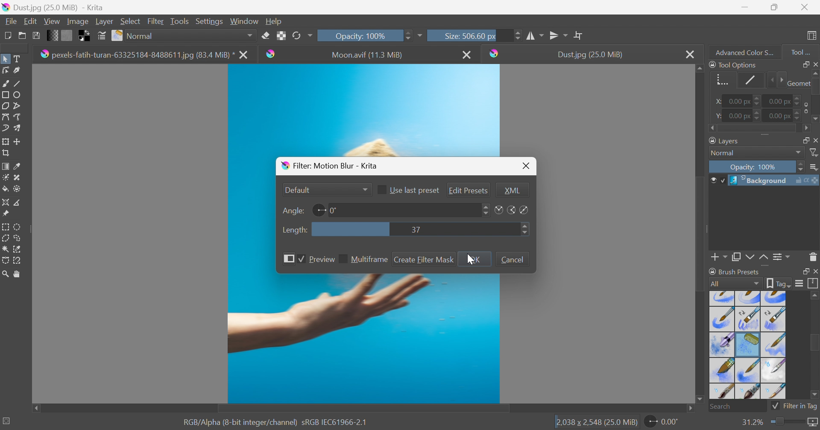 This screenshot has height=430, width=820. Describe the element at coordinates (804, 64) in the screenshot. I see `Float Docker` at that location.